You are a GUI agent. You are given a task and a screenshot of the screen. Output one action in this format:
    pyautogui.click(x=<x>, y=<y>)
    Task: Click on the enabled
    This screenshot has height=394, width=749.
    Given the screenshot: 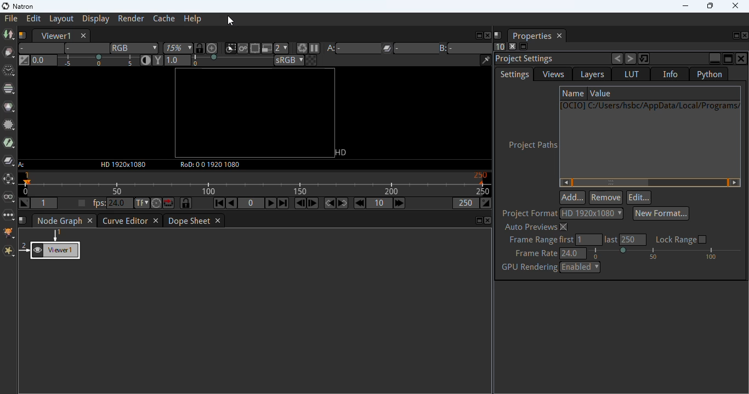 What is the action you would take?
    pyautogui.click(x=582, y=268)
    